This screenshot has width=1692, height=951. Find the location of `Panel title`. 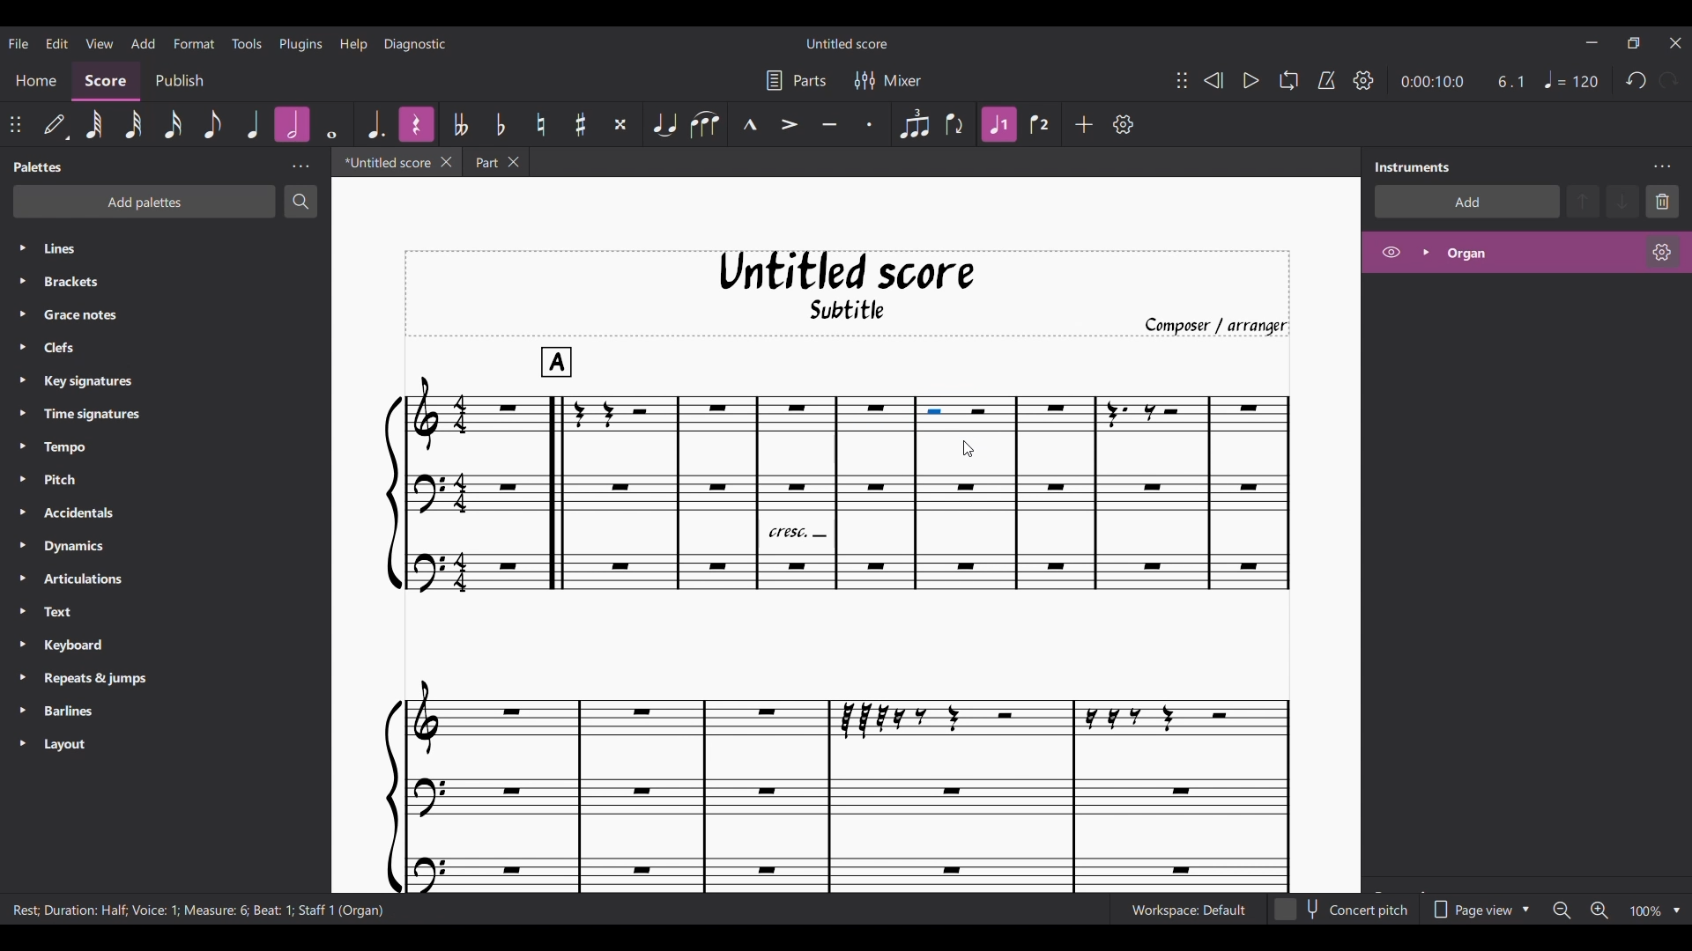

Panel title is located at coordinates (1413, 166).